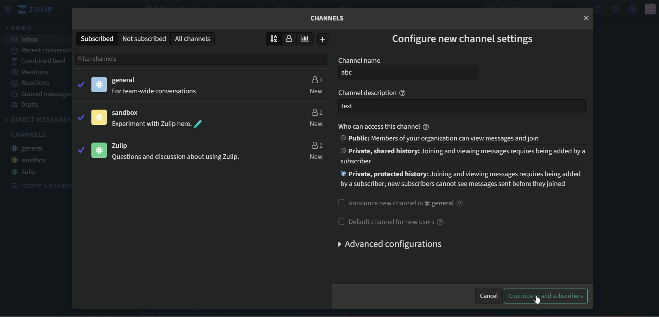  What do you see at coordinates (112, 58) in the screenshot?
I see `filter channels` at bounding box center [112, 58].